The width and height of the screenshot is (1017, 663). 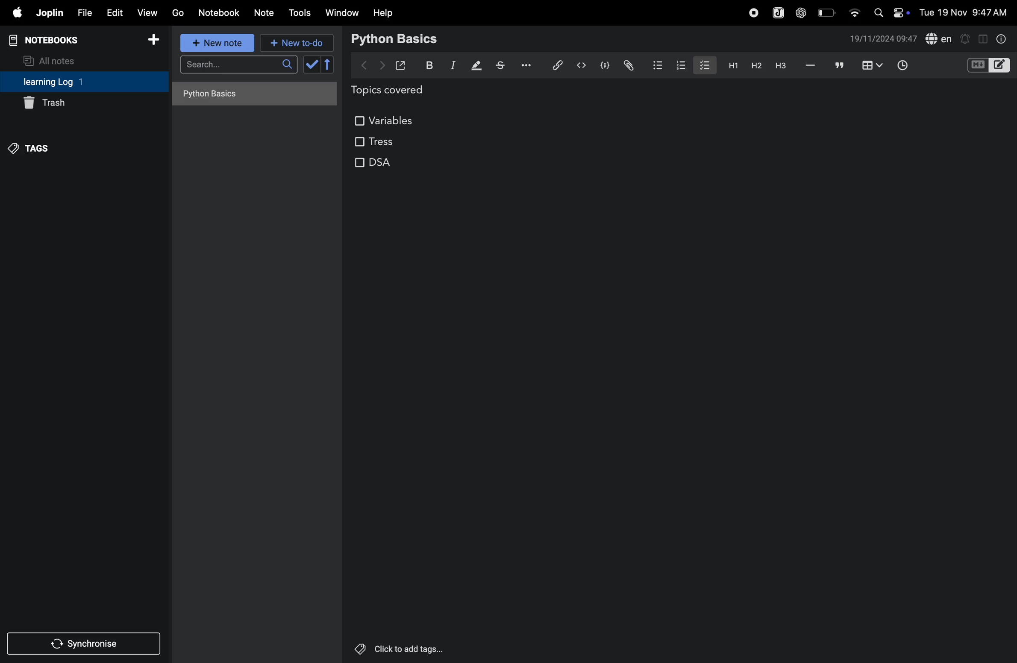 I want to click on attach file, so click(x=628, y=65).